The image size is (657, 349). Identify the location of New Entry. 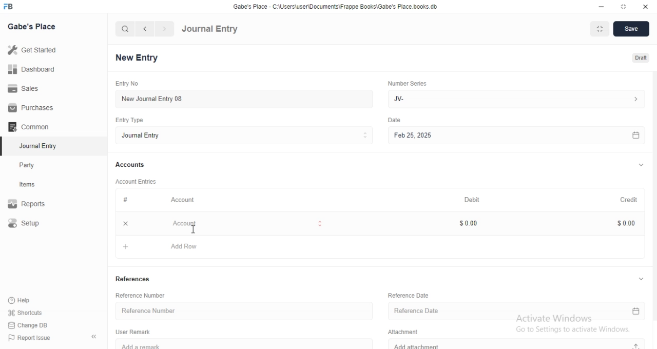
(137, 57).